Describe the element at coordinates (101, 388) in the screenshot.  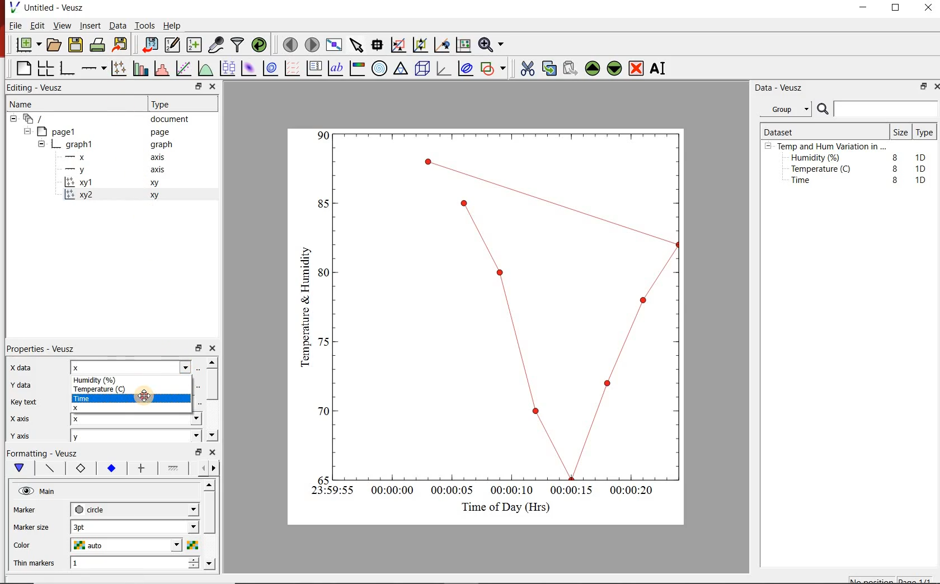
I see `Temperature (C)` at that location.